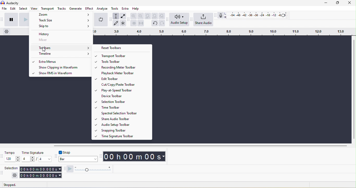 The image size is (356, 188). What do you see at coordinates (33, 62) in the screenshot?
I see `option enabled` at bounding box center [33, 62].